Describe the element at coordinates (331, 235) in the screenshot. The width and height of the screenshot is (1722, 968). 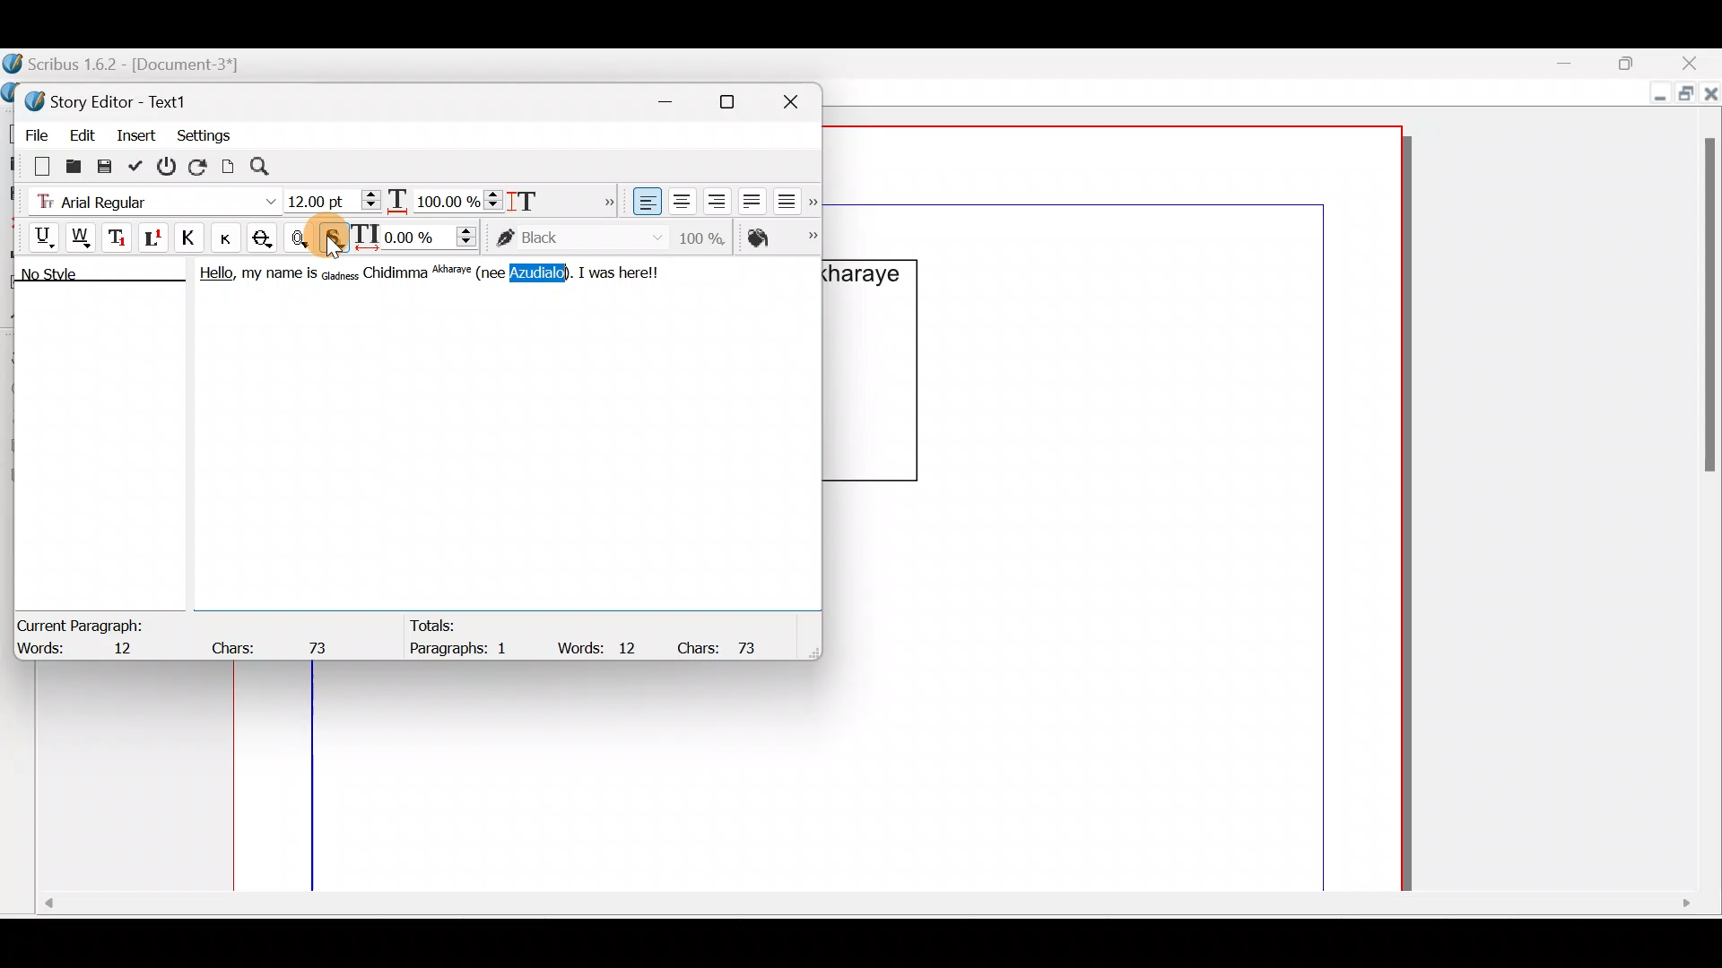
I see `Cursor` at that location.